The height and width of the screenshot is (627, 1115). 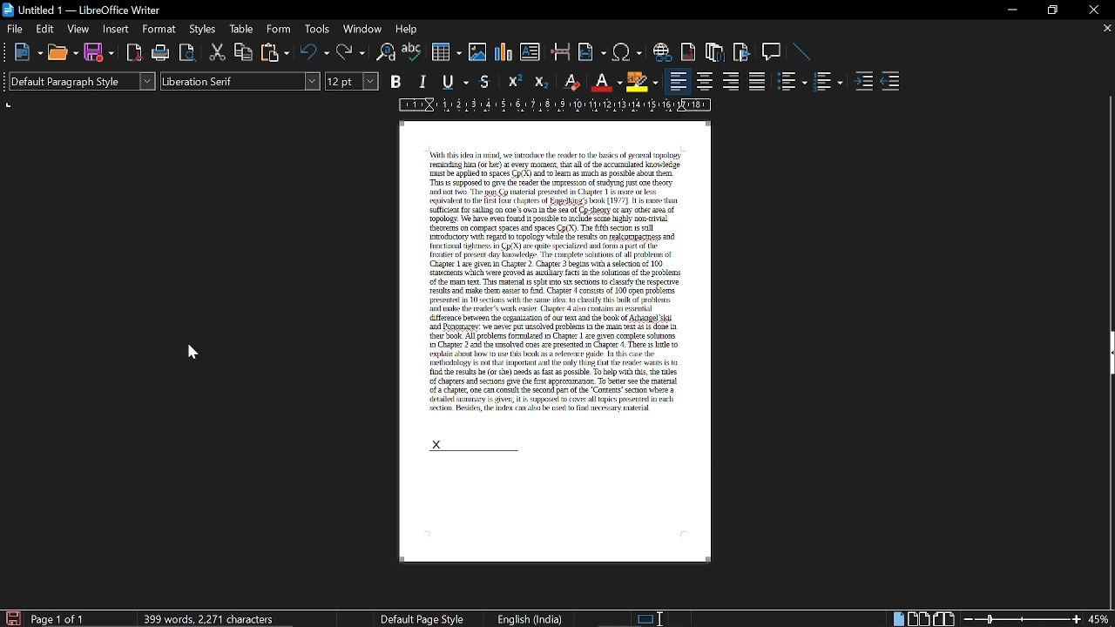 What do you see at coordinates (397, 81) in the screenshot?
I see `bold` at bounding box center [397, 81].